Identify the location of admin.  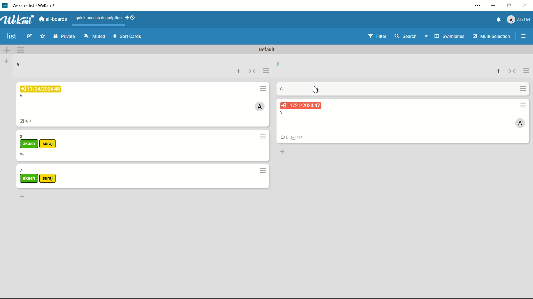
(260, 106).